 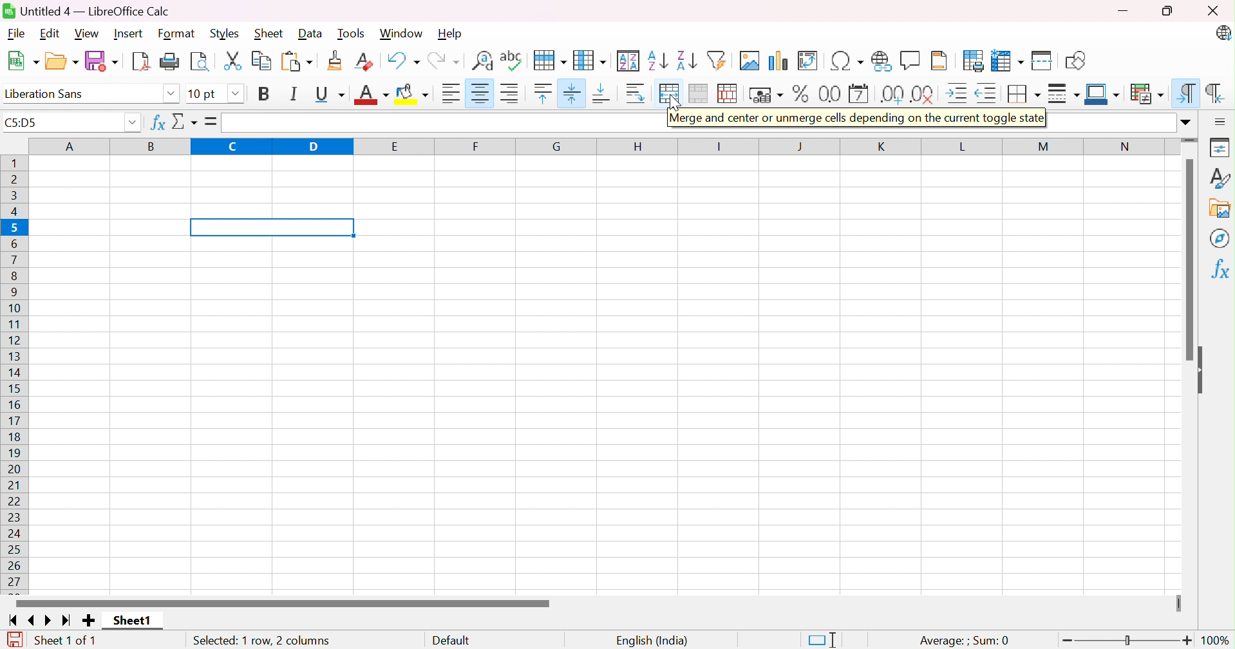 I want to click on Redo, so click(x=446, y=59).